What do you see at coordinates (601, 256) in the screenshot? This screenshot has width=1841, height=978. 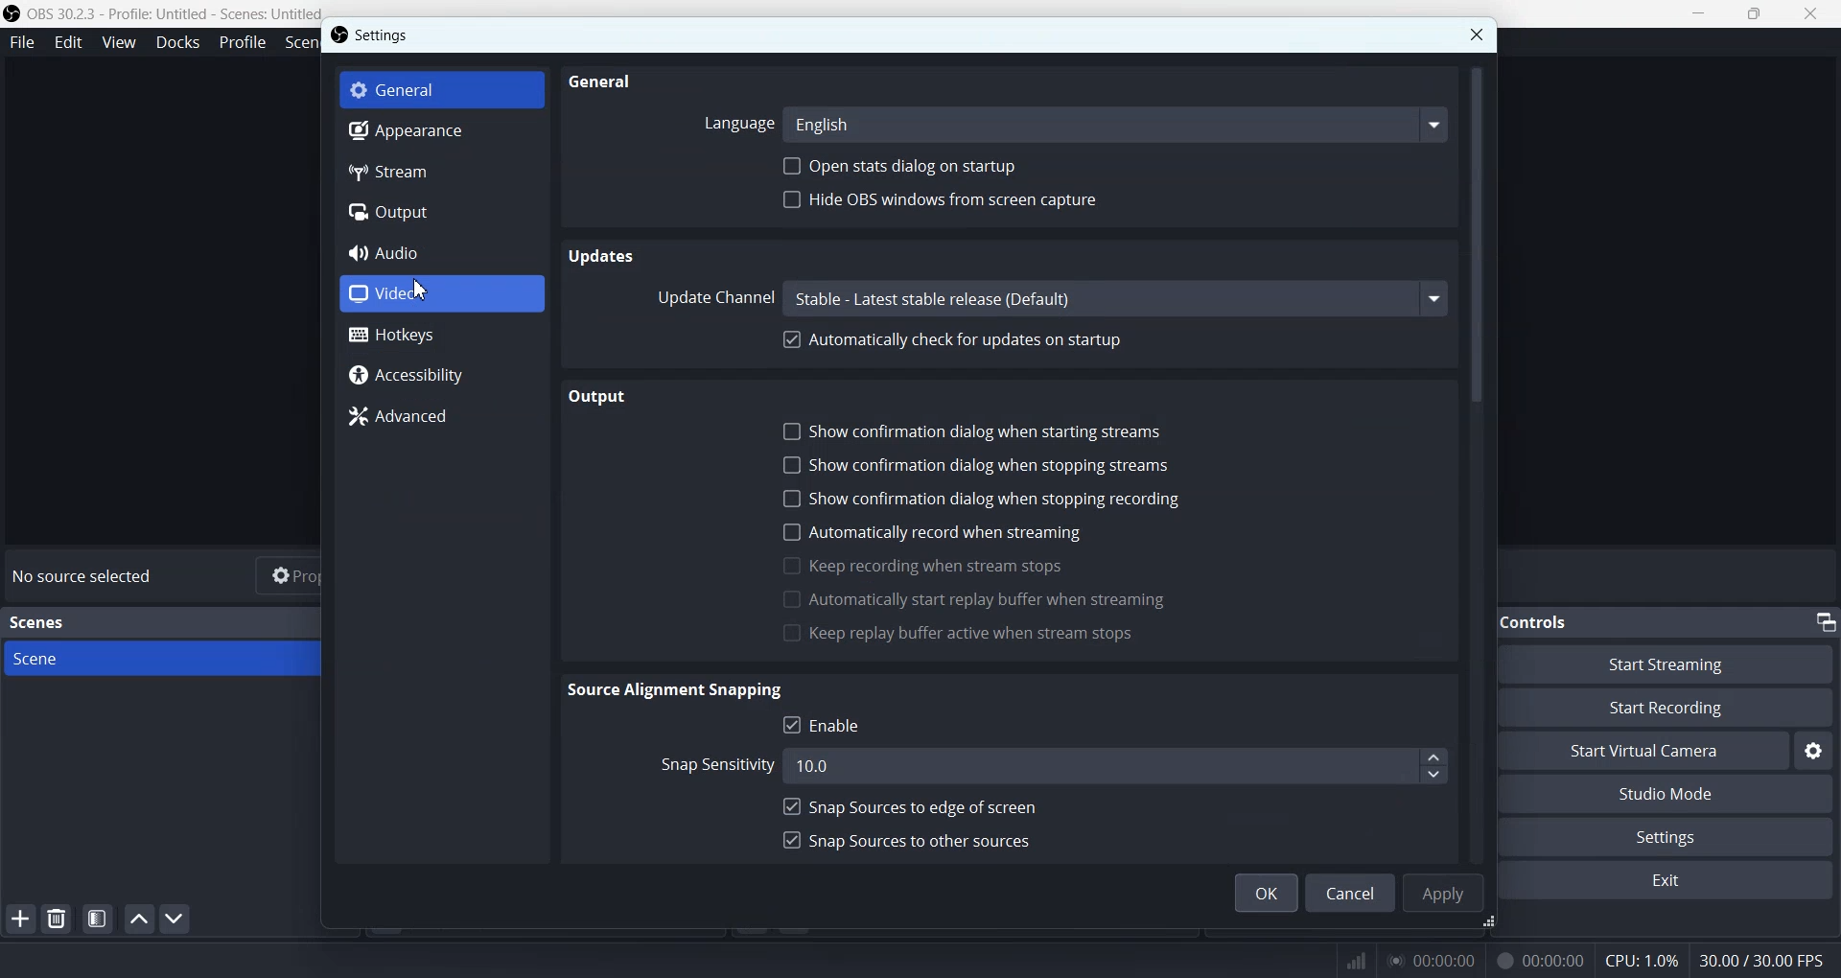 I see `Updates` at bounding box center [601, 256].